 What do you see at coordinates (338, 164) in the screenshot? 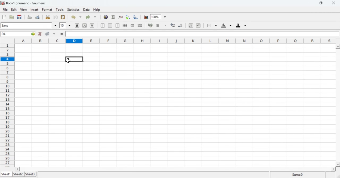
I see `scroll down` at bounding box center [338, 164].